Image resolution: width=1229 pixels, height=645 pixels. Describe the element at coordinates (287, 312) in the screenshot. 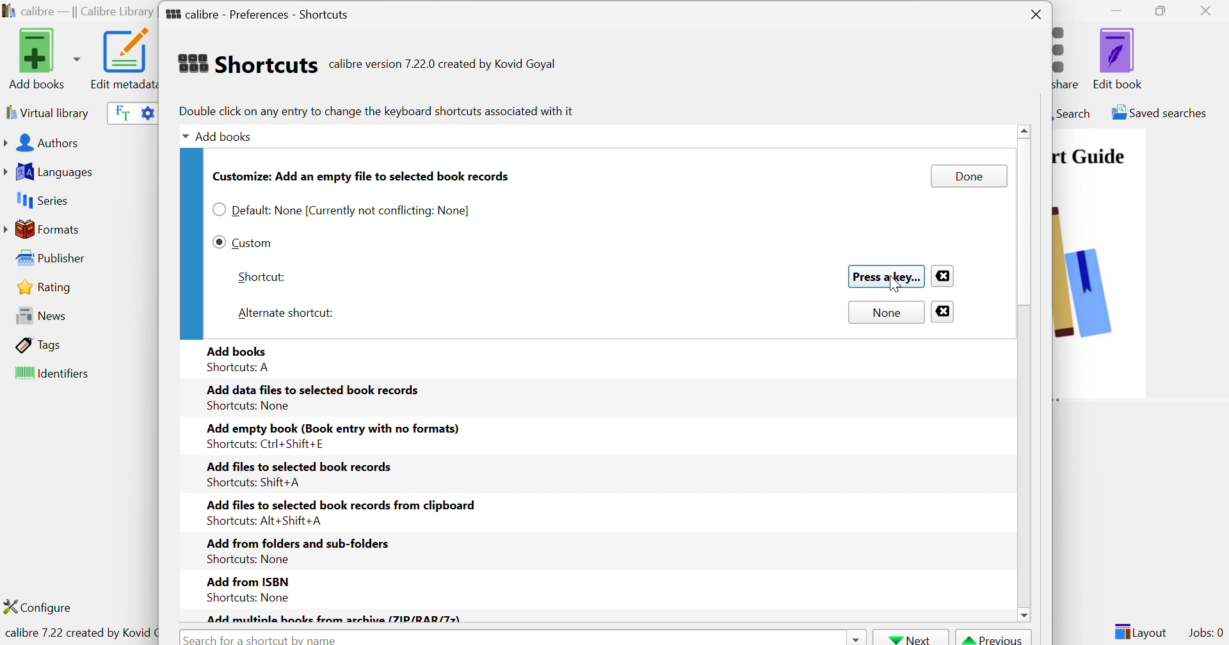

I see `Alternate shortcut` at that location.